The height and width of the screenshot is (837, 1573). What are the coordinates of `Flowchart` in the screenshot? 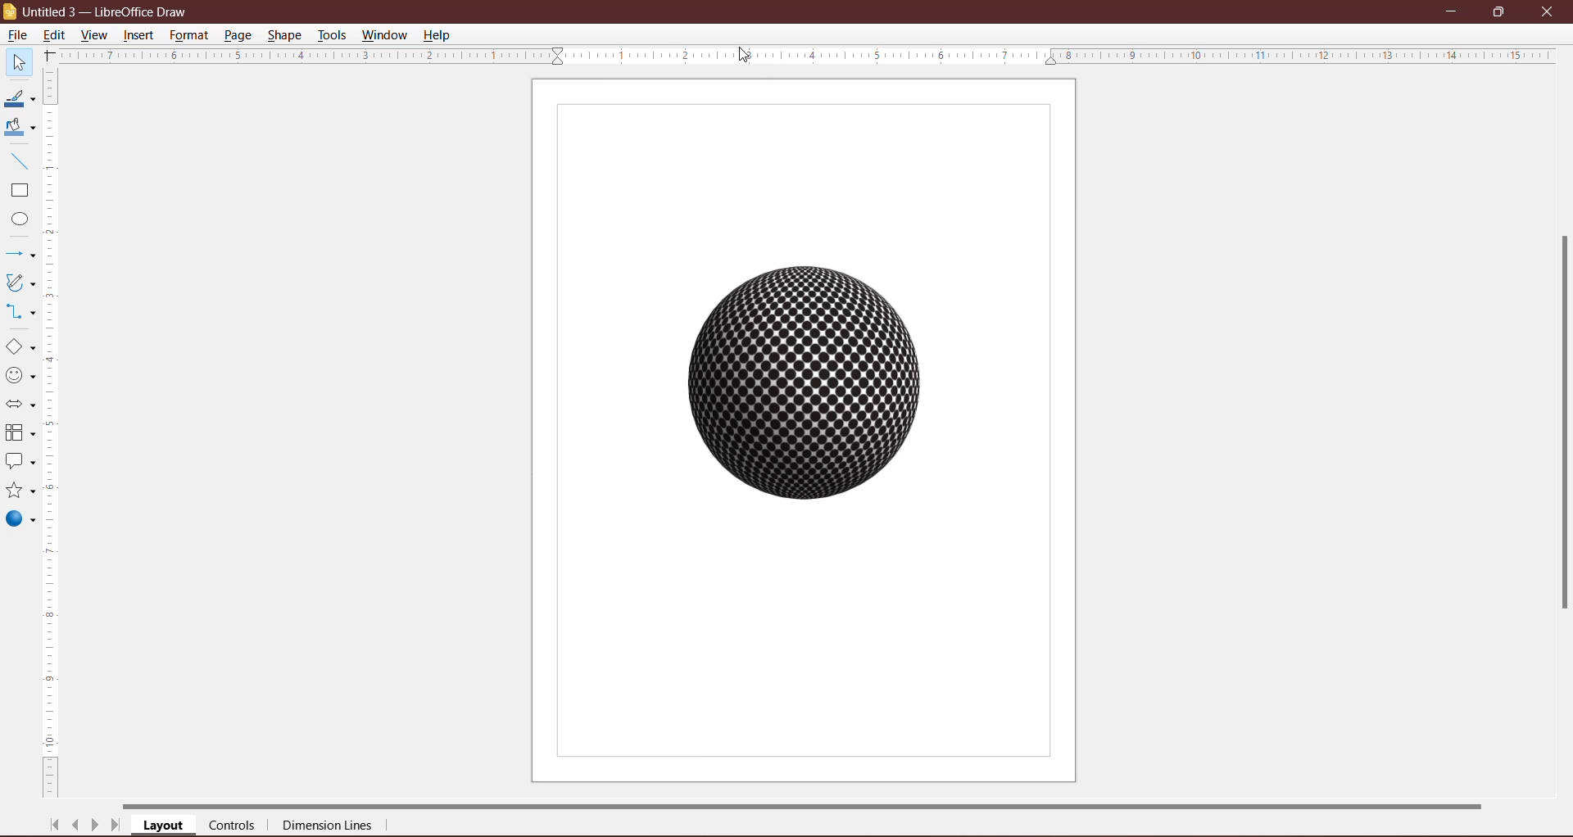 It's located at (20, 434).